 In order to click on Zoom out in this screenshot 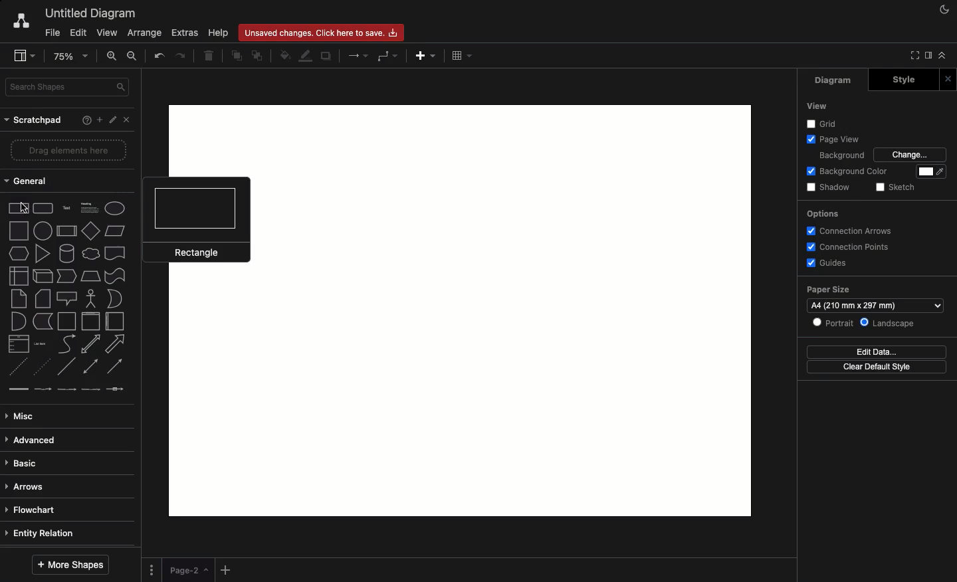, I will do `click(132, 56)`.